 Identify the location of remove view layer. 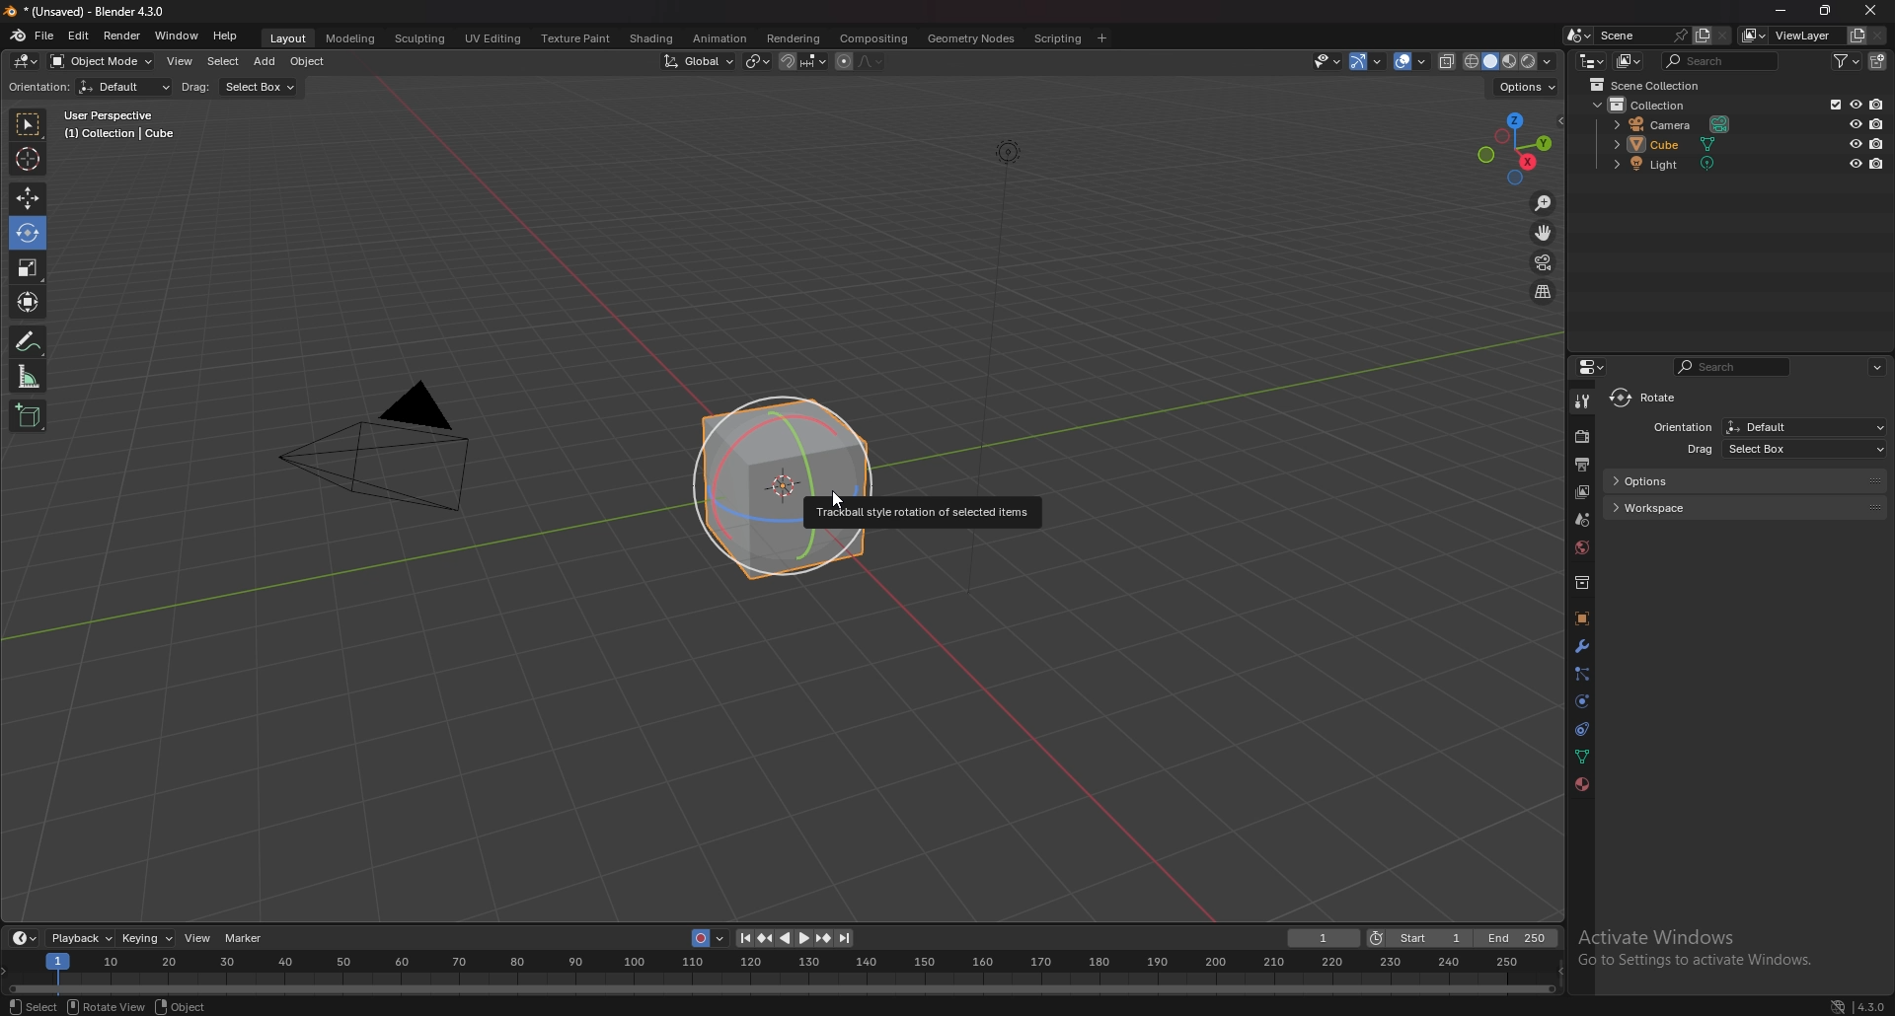
(1878, 36).